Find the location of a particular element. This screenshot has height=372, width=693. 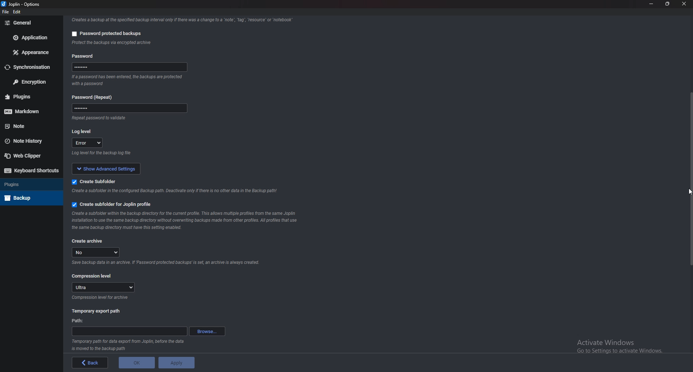

Note history is located at coordinates (30, 141).